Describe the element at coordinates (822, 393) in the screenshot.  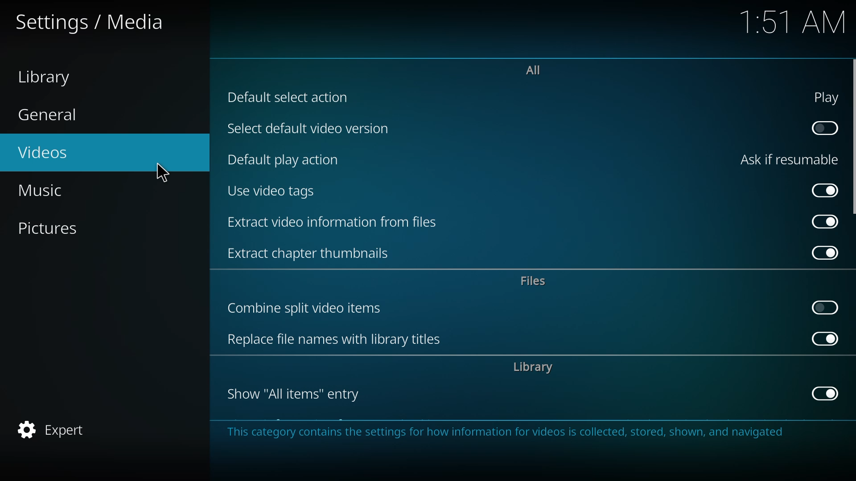
I see `enabled` at that location.